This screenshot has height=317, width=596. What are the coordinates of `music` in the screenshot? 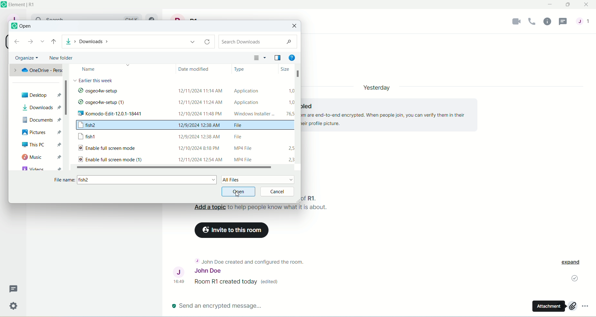 It's located at (40, 158).